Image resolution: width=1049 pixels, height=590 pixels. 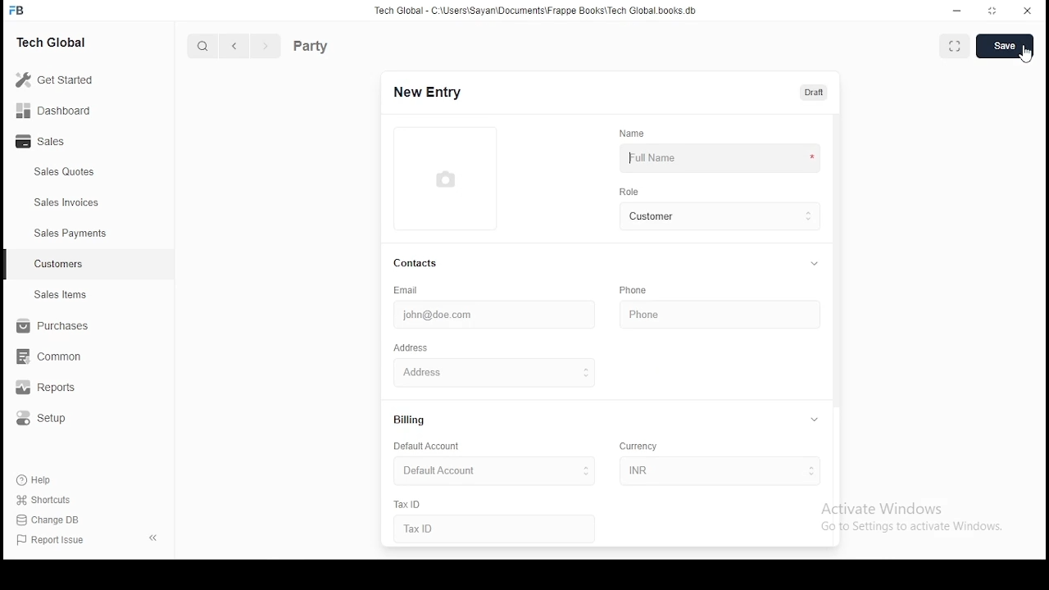 I want to click on common, so click(x=48, y=358).